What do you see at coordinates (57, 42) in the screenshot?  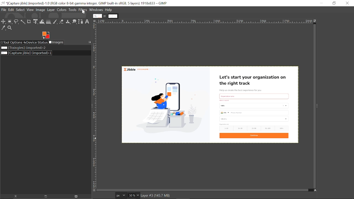 I see `Images` at bounding box center [57, 42].